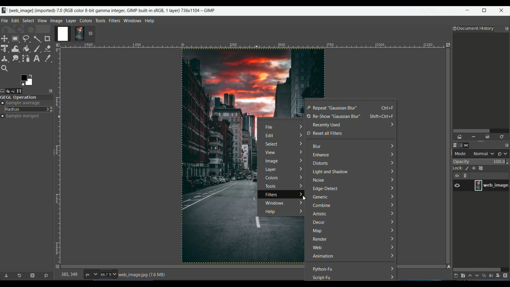 The height and width of the screenshot is (287, 510). Describe the element at coordinates (481, 161) in the screenshot. I see `opacity` at that location.